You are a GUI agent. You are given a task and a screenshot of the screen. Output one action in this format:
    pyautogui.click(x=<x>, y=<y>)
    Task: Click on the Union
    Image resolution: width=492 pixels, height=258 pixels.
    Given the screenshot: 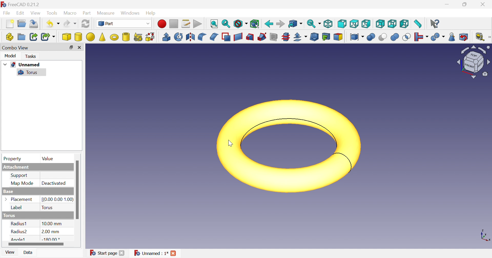 What is the action you would take?
    pyautogui.click(x=394, y=37)
    